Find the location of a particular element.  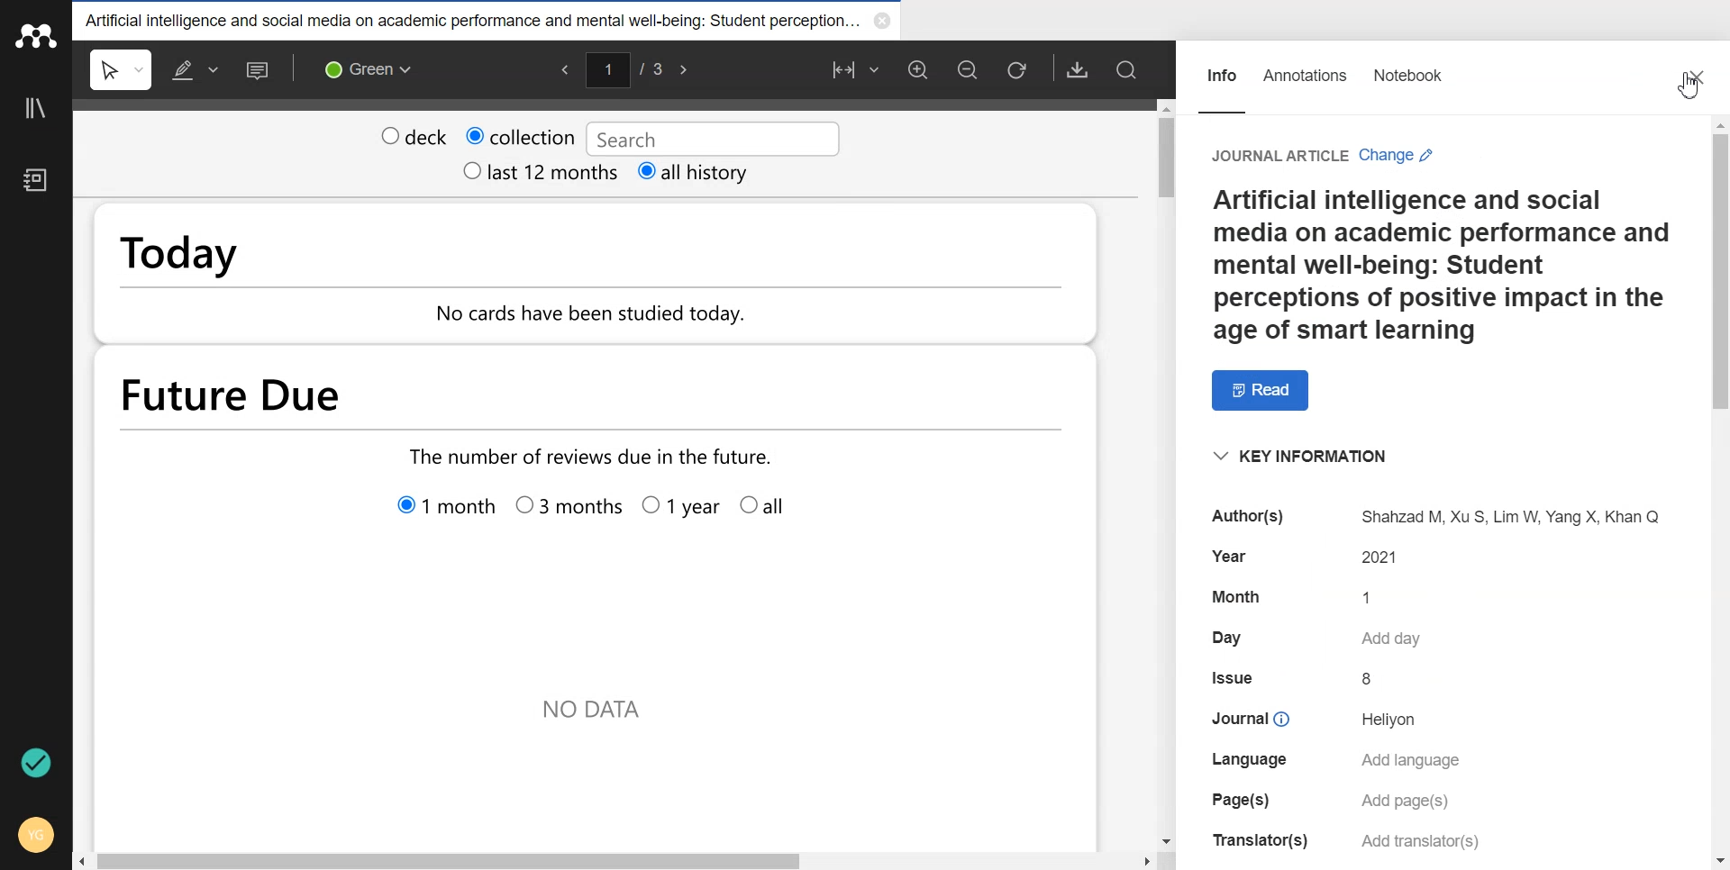

change is located at coordinates (1400, 148).